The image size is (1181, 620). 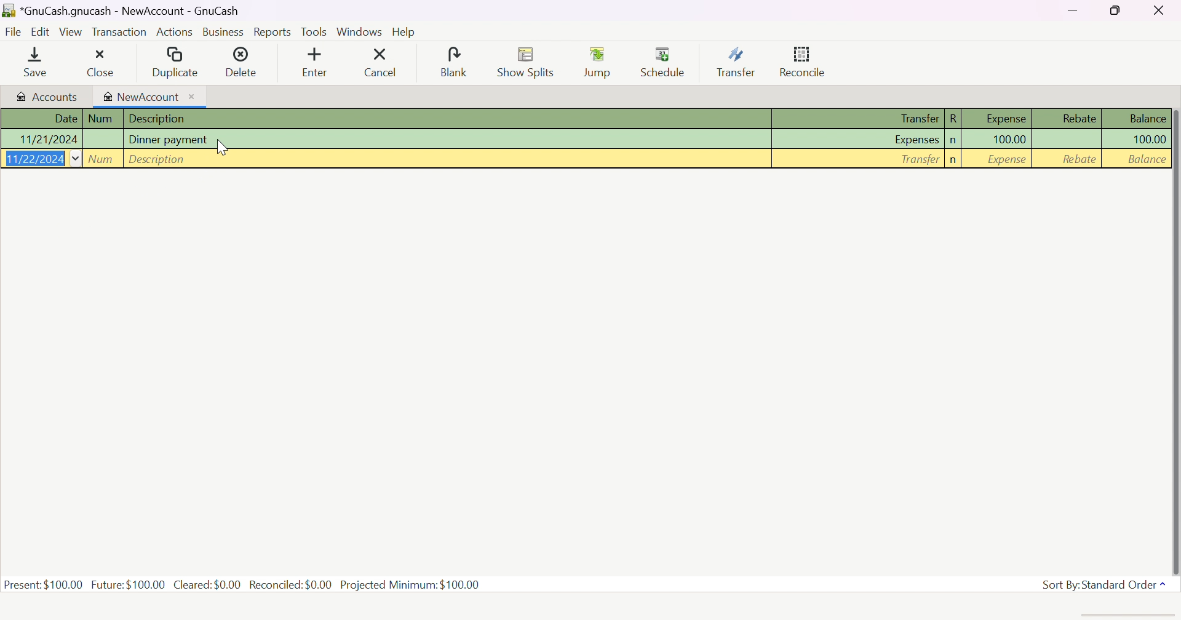 What do you see at coordinates (954, 118) in the screenshot?
I see `R` at bounding box center [954, 118].